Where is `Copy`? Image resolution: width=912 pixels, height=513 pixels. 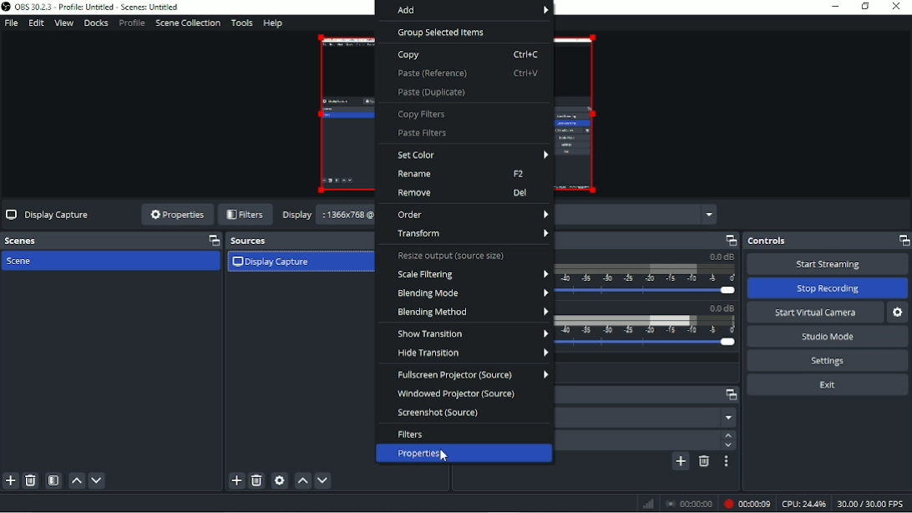
Copy is located at coordinates (468, 54).